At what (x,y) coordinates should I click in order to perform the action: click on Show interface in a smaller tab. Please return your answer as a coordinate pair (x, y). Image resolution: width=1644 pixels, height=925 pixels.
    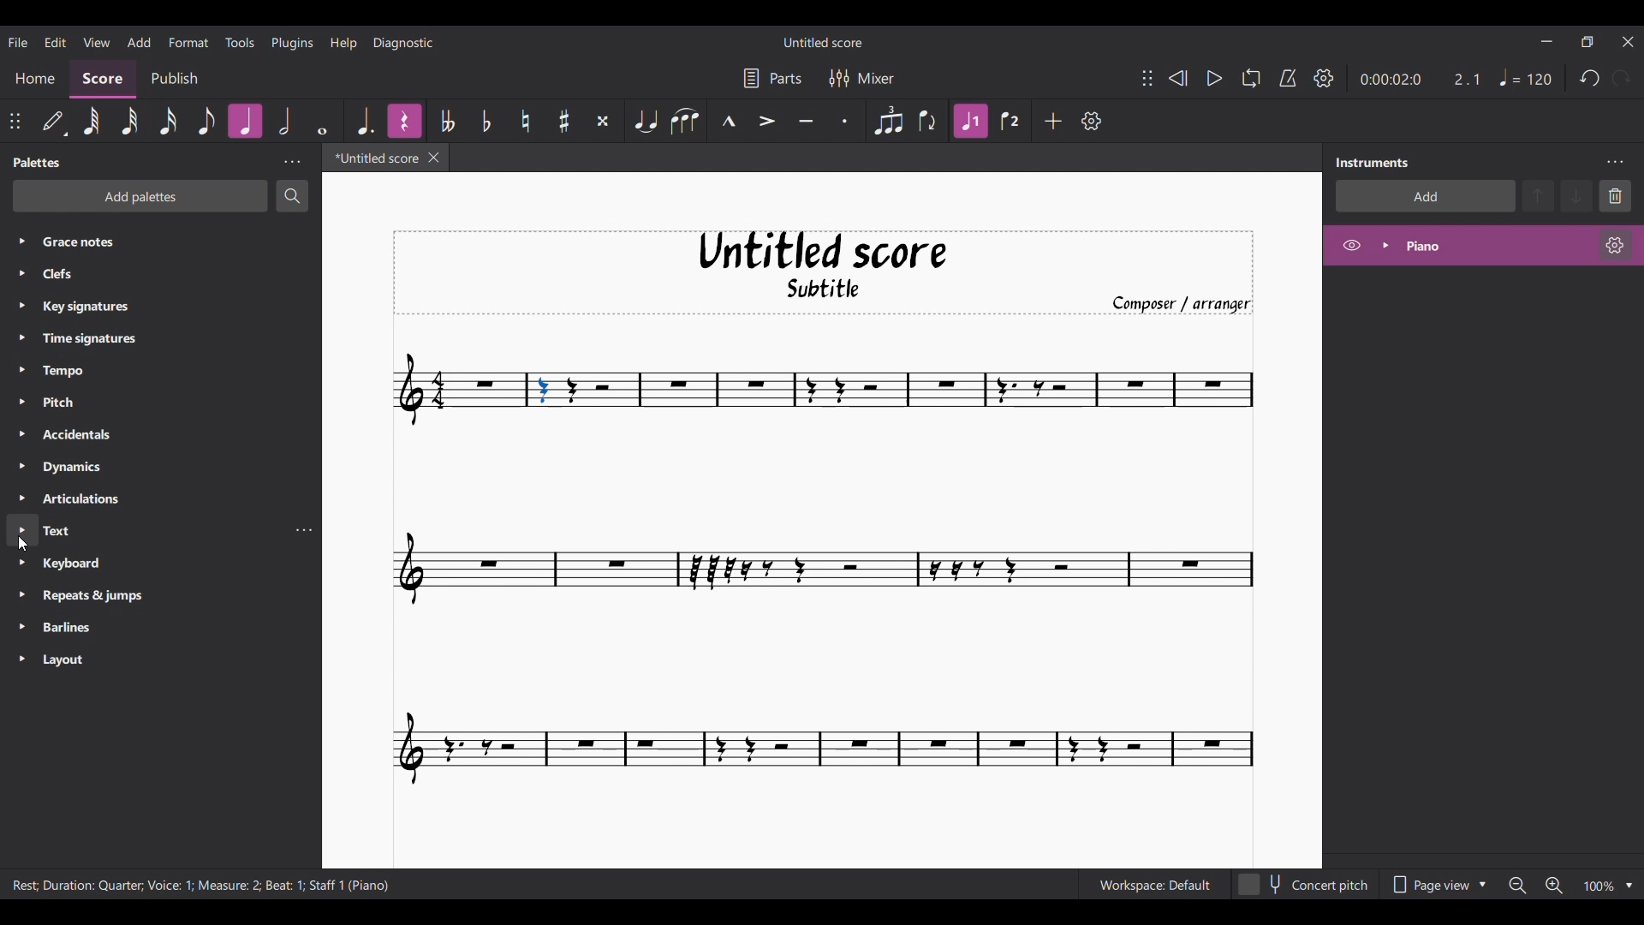
    Looking at the image, I should click on (1587, 42).